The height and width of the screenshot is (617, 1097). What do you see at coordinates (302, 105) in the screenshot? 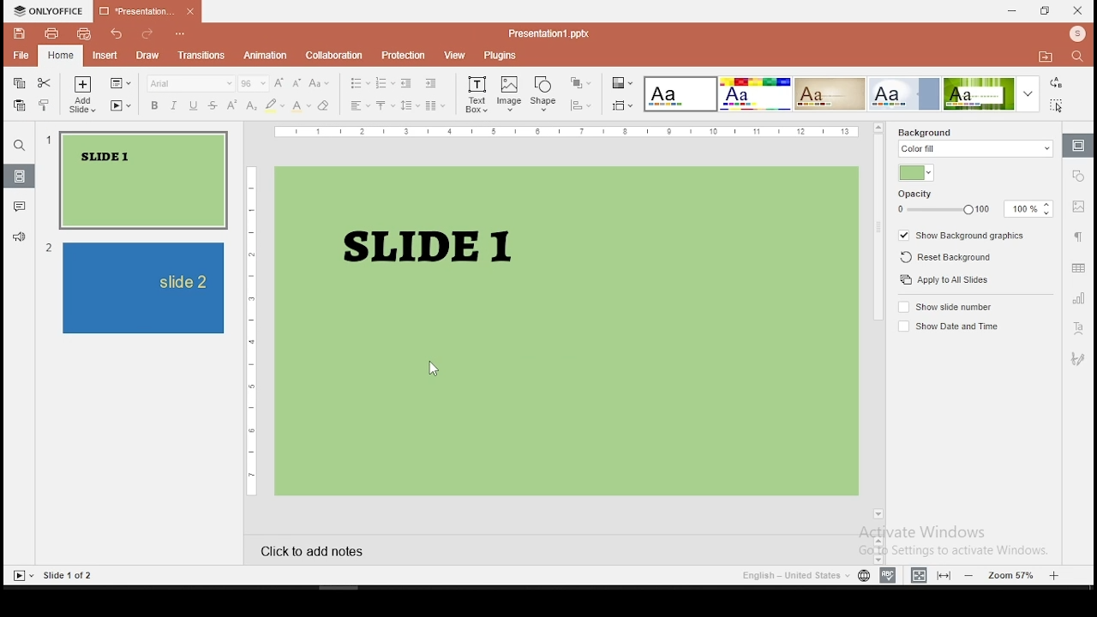
I see `font color` at bounding box center [302, 105].